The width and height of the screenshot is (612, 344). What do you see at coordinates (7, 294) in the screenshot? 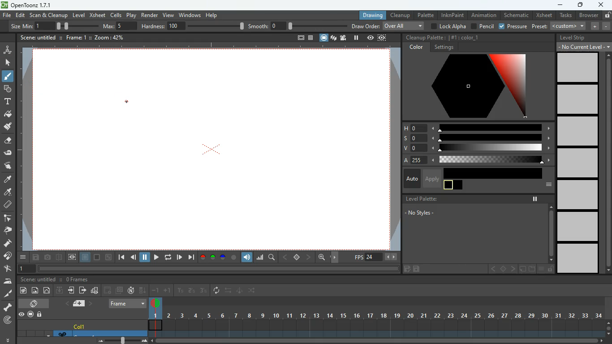
I see `cut` at bounding box center [7, 294].